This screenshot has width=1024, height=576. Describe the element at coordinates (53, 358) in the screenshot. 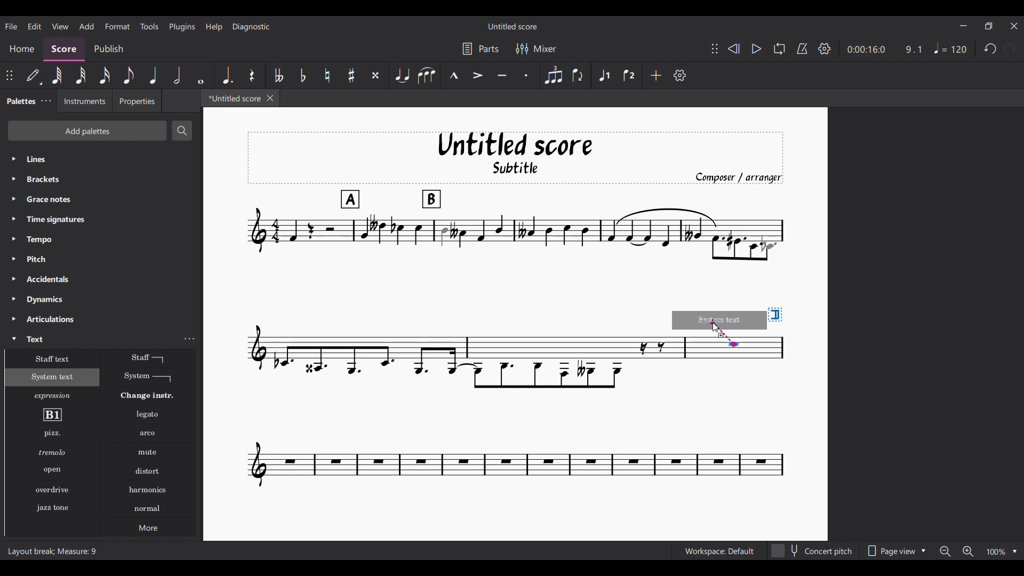

I see `Staff text` at that location.